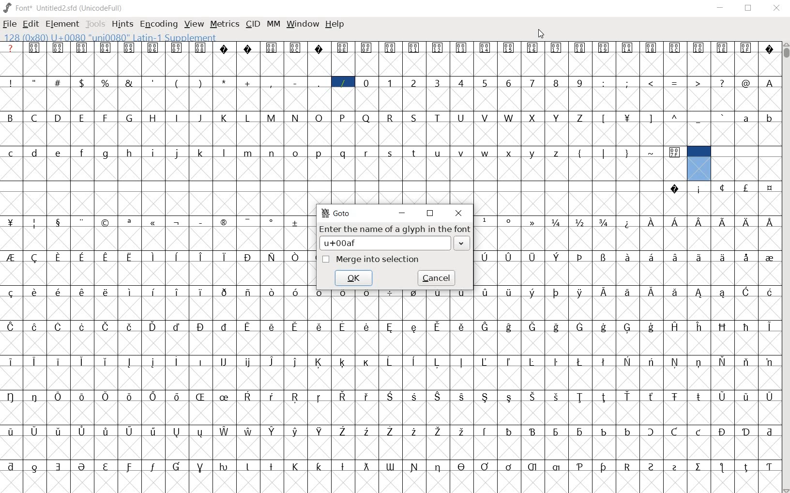  What do you see at coordinates (770, 257) in the screenshot?
I see `Symbol` at bounding box center [770, 257].